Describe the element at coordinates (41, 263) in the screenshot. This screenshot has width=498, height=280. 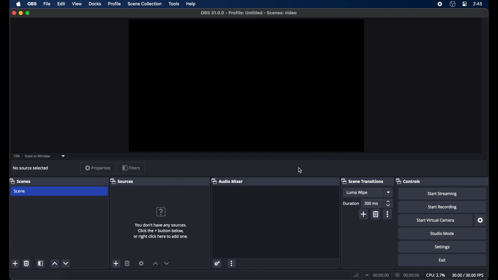
I see `scene filters` at that location.